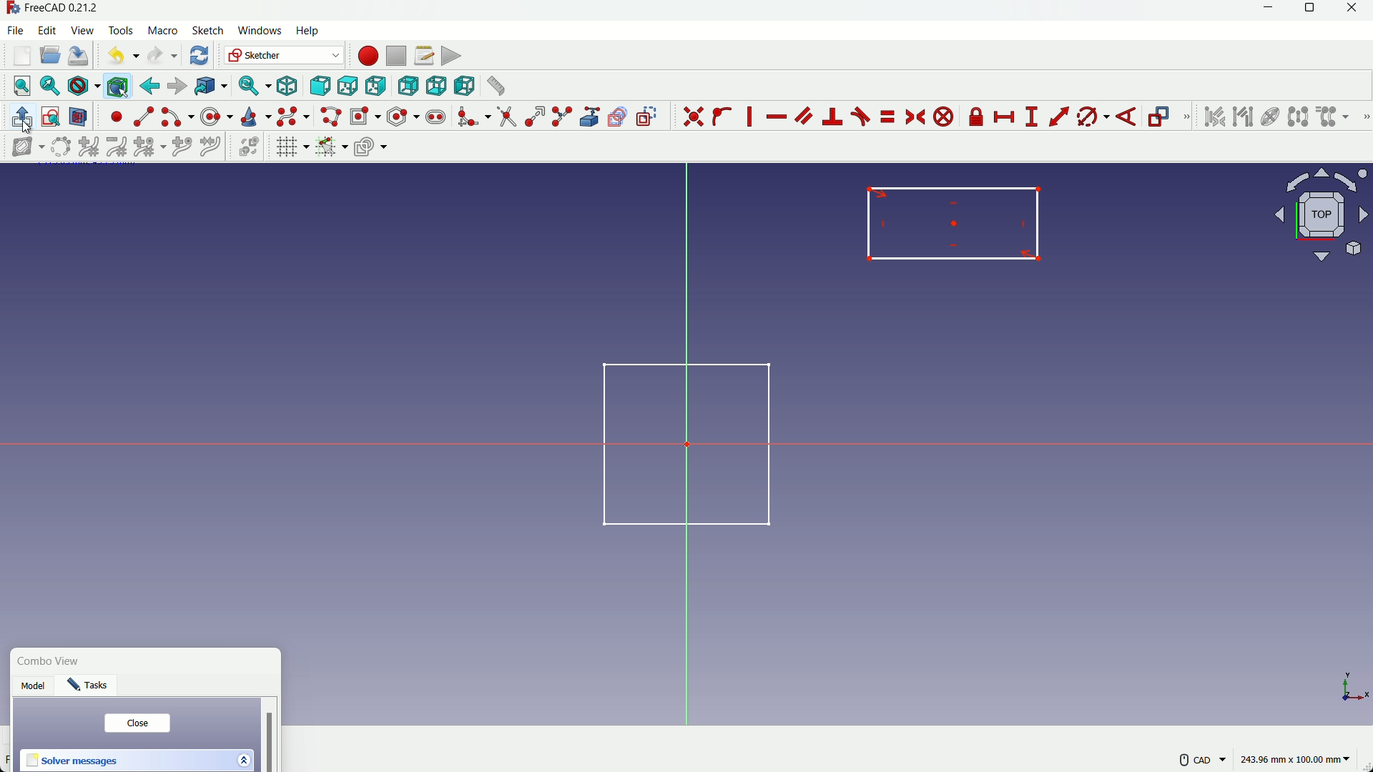 The image size is (1373, 772). Describe the element at coordinates (292, 147) in the screenshot. I see `toggle grid` at that location.